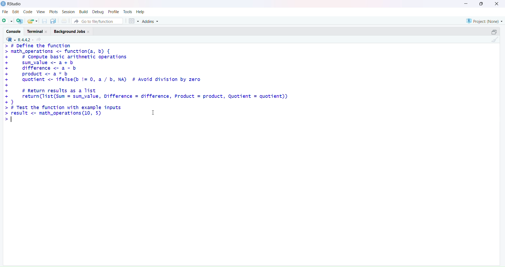  I want to click on Terminal, so click(39, 30).